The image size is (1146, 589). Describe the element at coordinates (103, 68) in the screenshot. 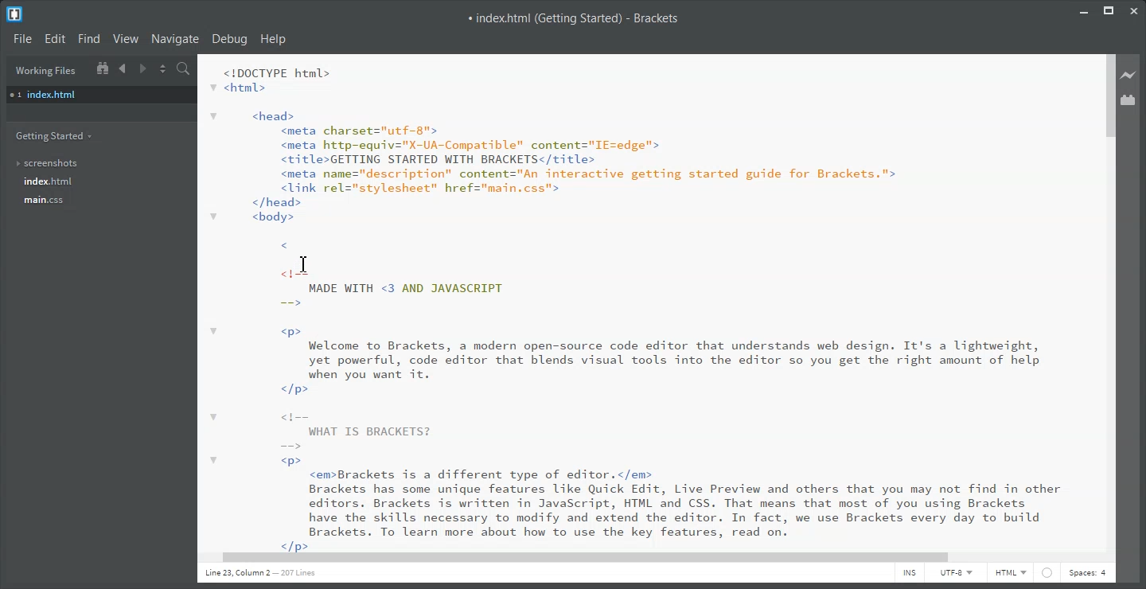

I see `Show in the File Tree` at that location.